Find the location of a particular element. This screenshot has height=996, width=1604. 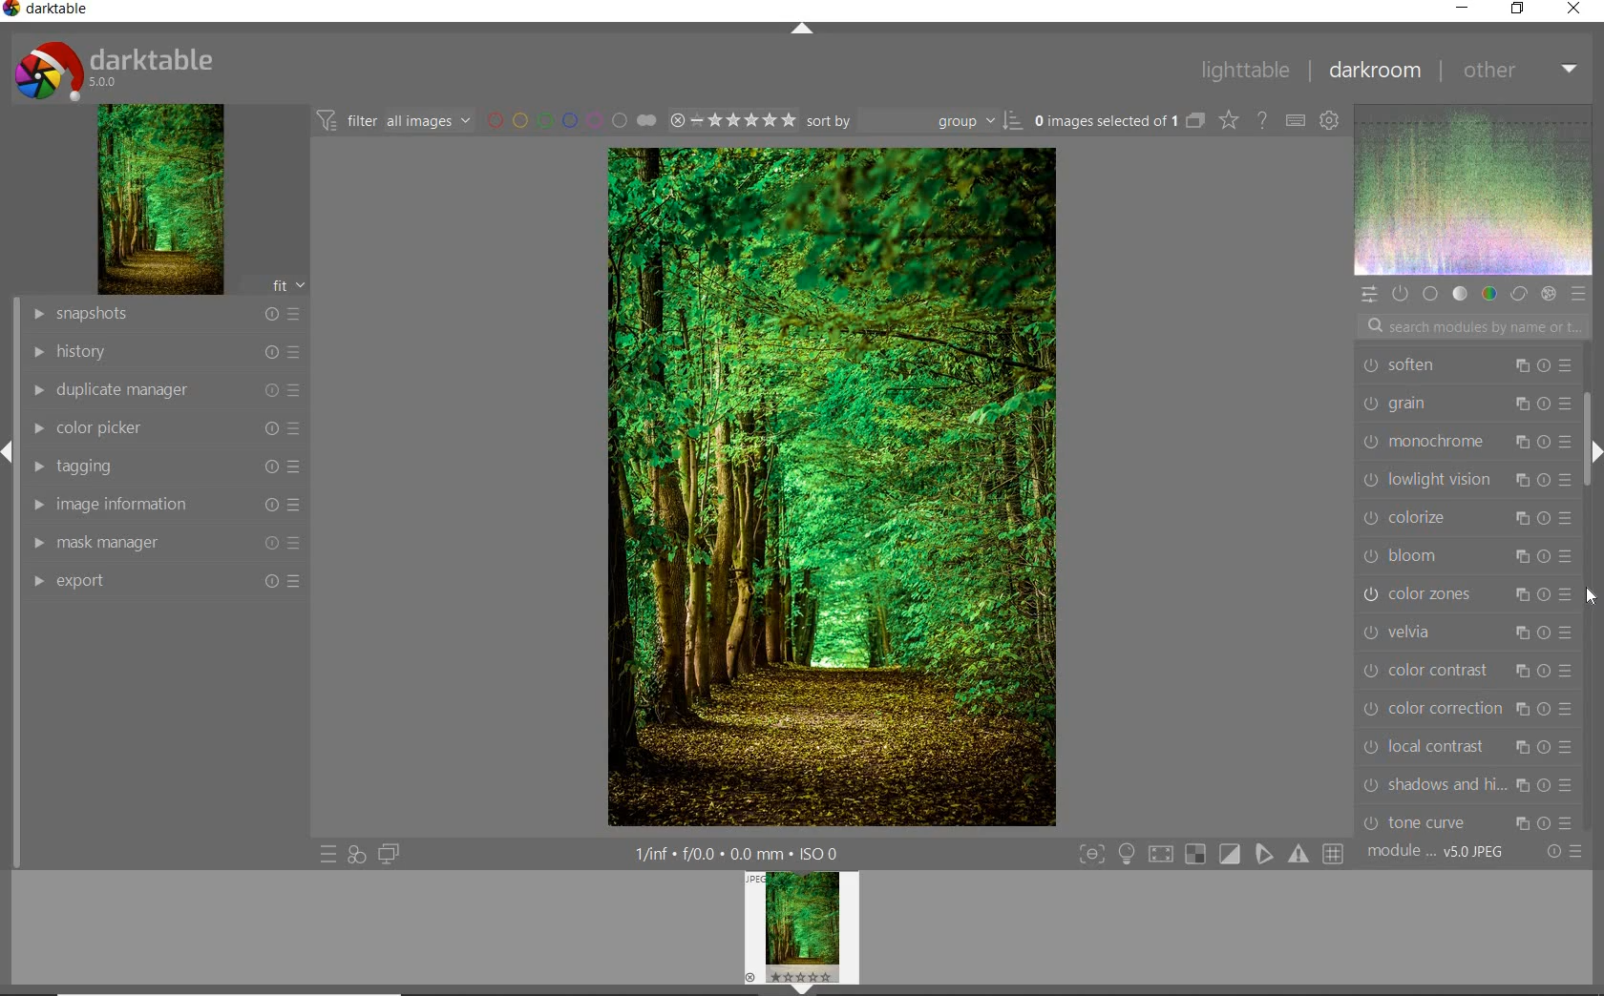

TAGGING is located at coordinates (164, 467).